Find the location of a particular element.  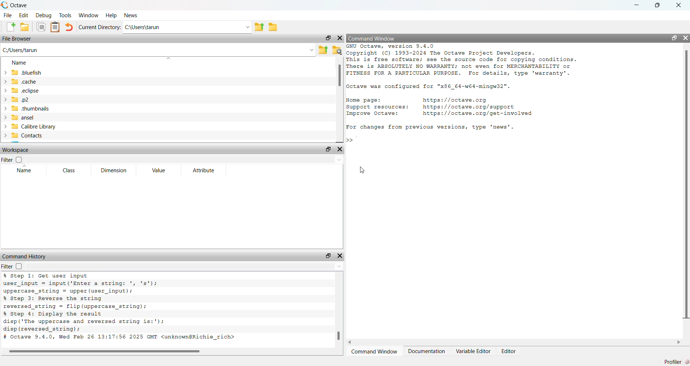

.bluefish is located at coordinates (52, 72).